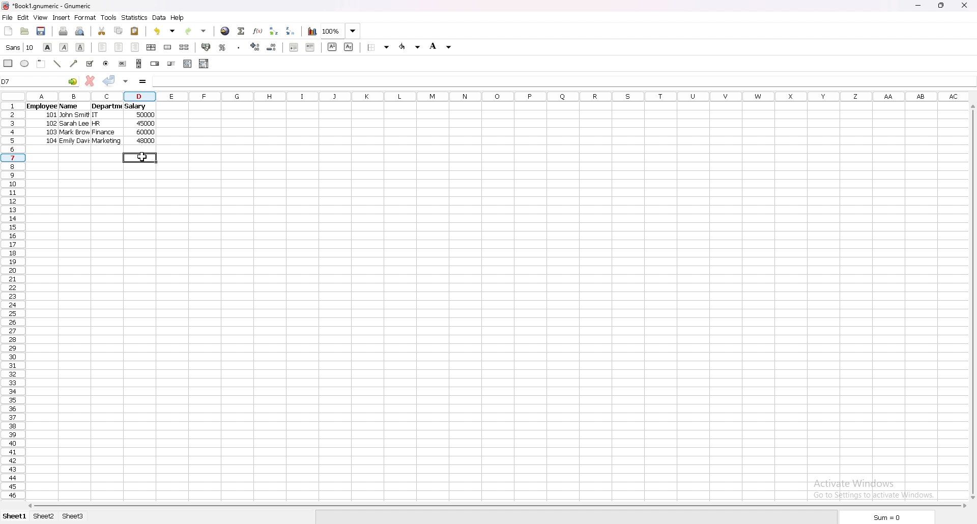 The height and width of the screenshot is (524, 977). What do you see at coordinates (291, 31) in the screenshot?
I see `sort descending` at bounding box center [291, 31].